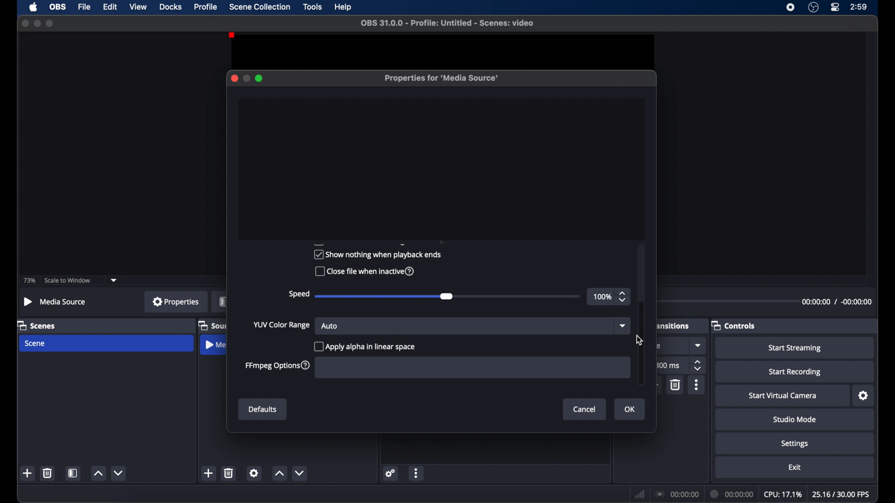 This screenshot has height=503, width=895. What do you see at coordinates (298, 294) in the screenshot?
I see `speed` at bounding box center [298, 294].